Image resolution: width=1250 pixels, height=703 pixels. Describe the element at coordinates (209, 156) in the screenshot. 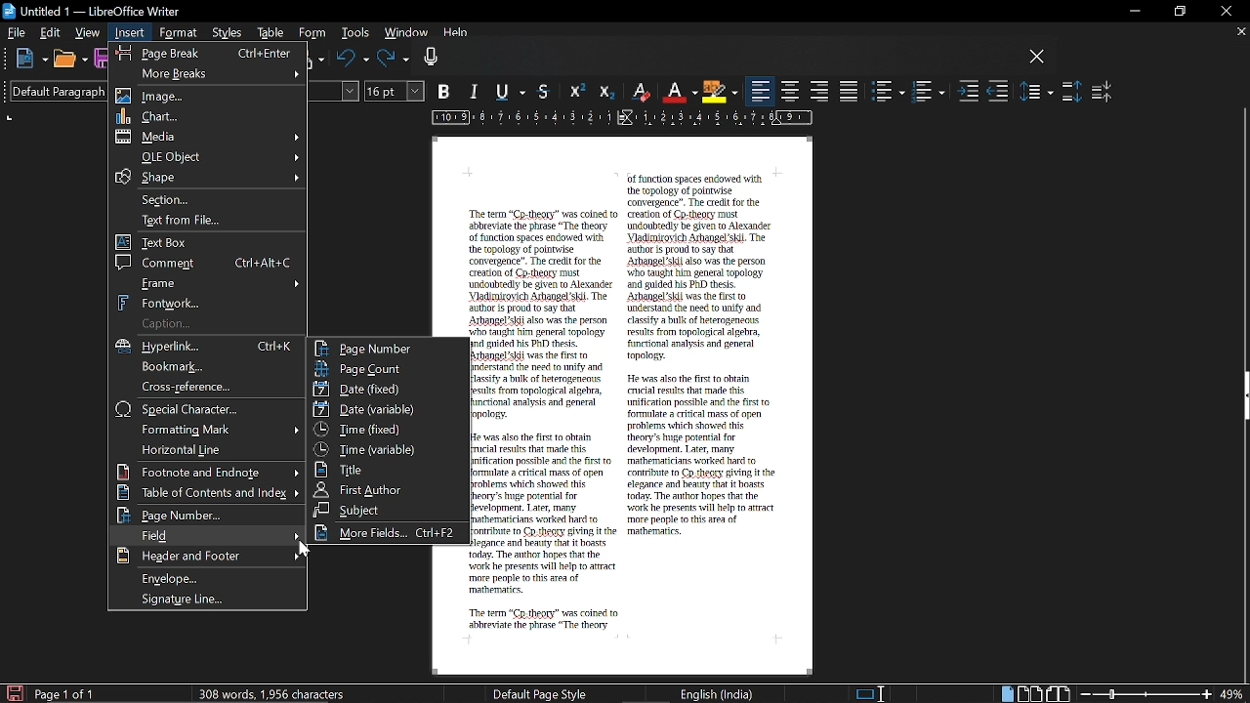

I see `OLE object` at that location.